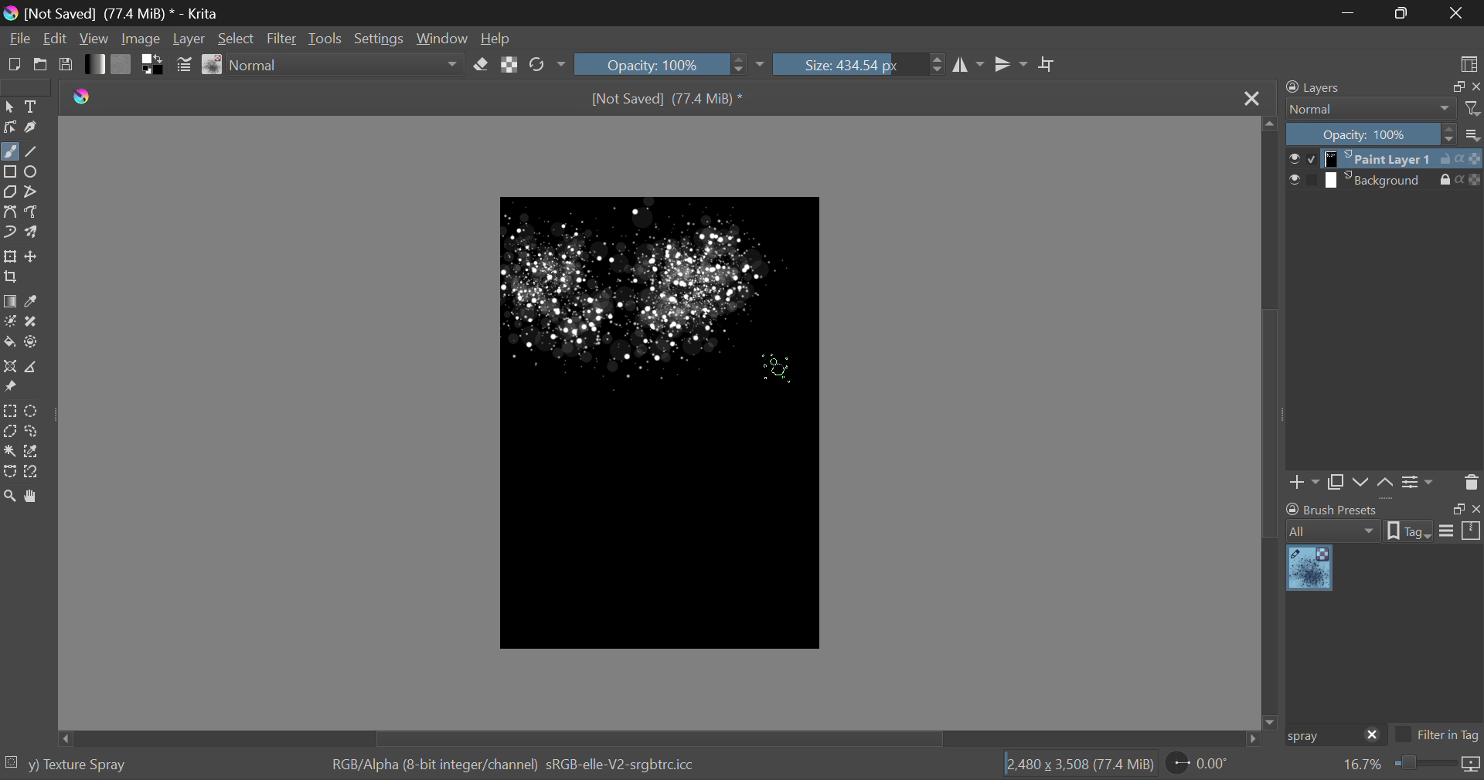 The height and width of the screenshot is (780, 1484). What do you see at coordinates (32, 431) in the screenshot?
I see `Freehand Selection` at bounding box center [32, 431].